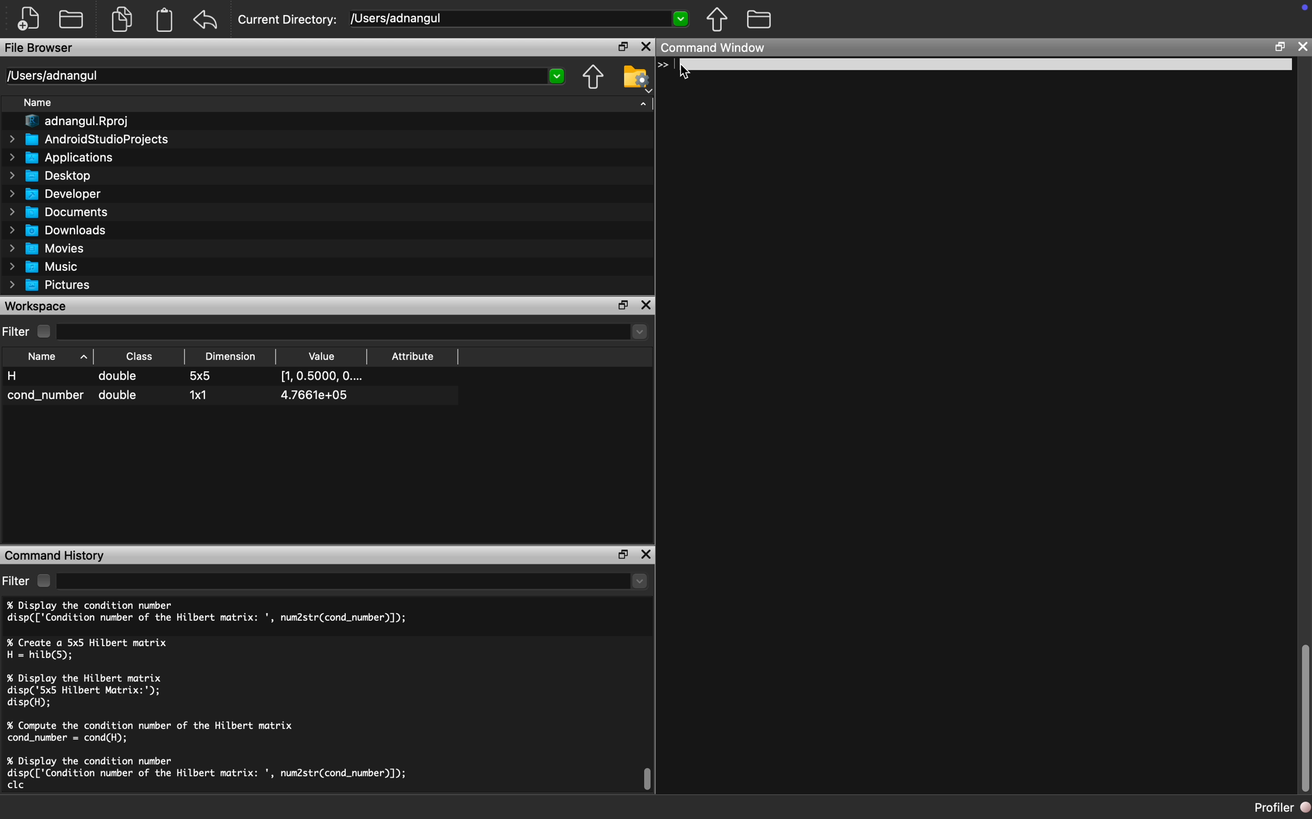 Image resolution: width=1312 pixels, height=819 pixels. Describe the element at coordinates (56, 356) in the screenshot. I see `Name ` at that location.